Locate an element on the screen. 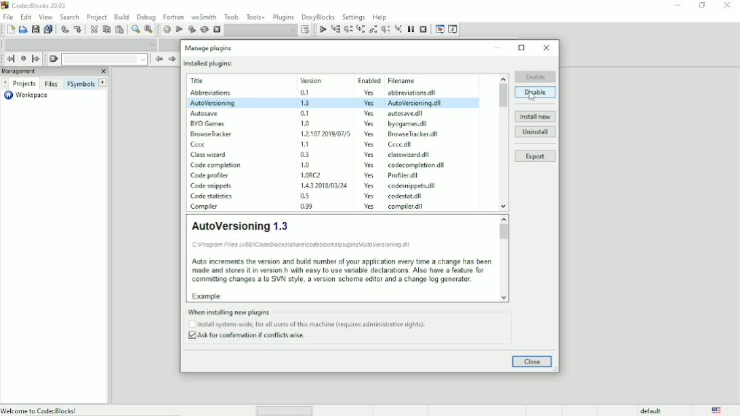  When installing new plugins is located at coordinates (302, 311).